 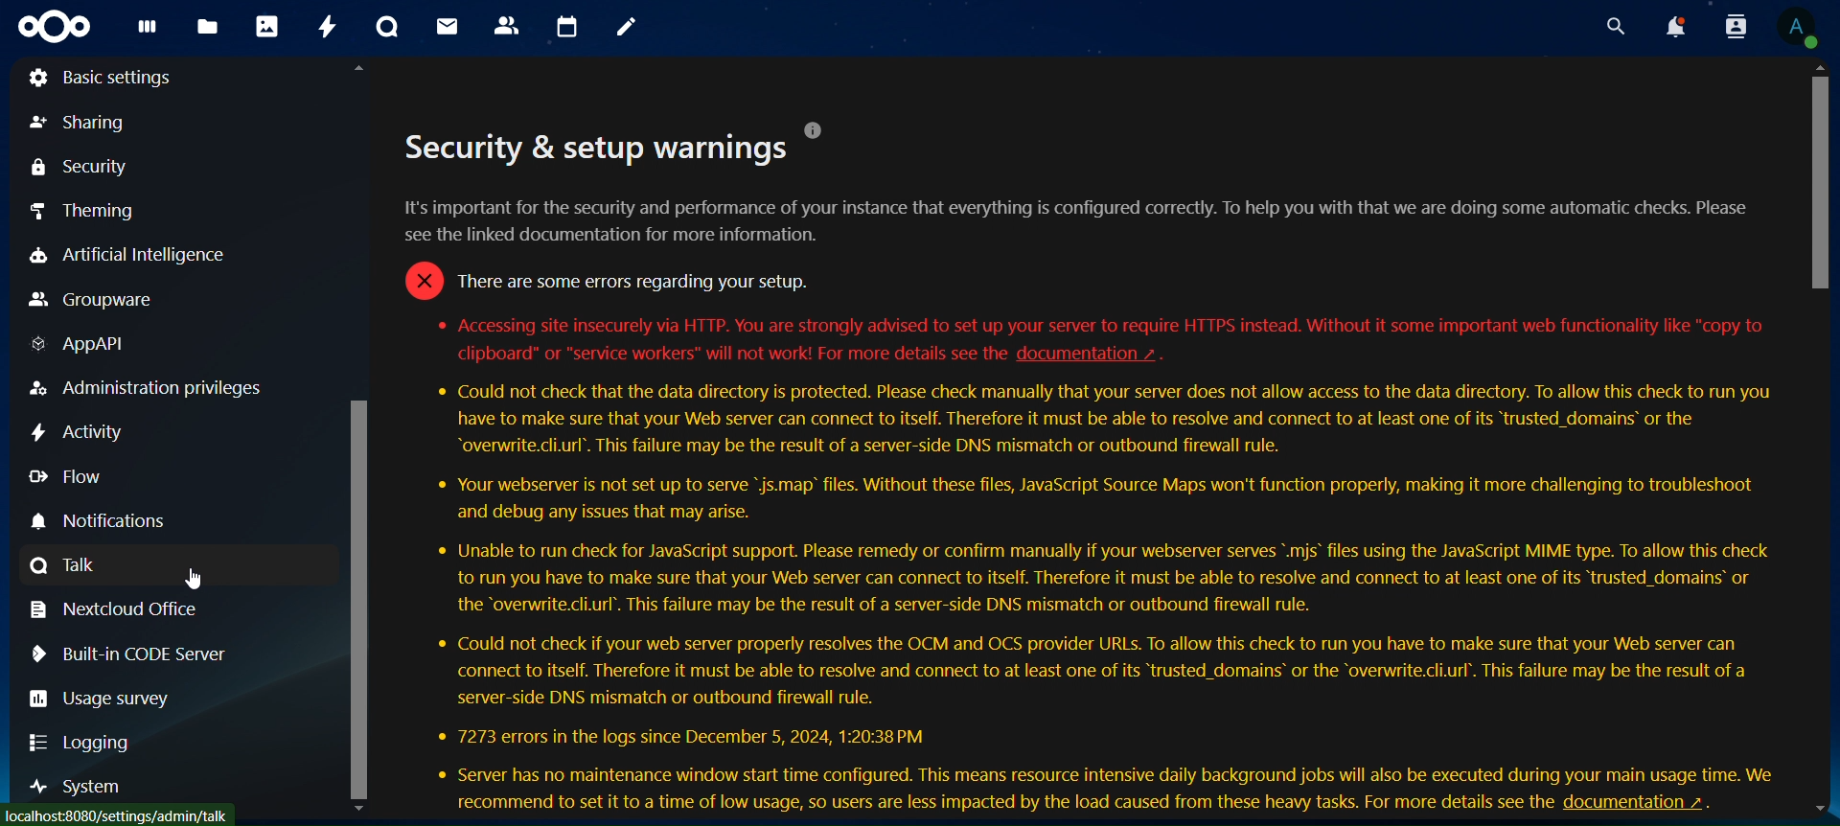 What do you see at coordinates (330, 29) in the screenshot?
I see `activity` at bounding box center [330, 29].